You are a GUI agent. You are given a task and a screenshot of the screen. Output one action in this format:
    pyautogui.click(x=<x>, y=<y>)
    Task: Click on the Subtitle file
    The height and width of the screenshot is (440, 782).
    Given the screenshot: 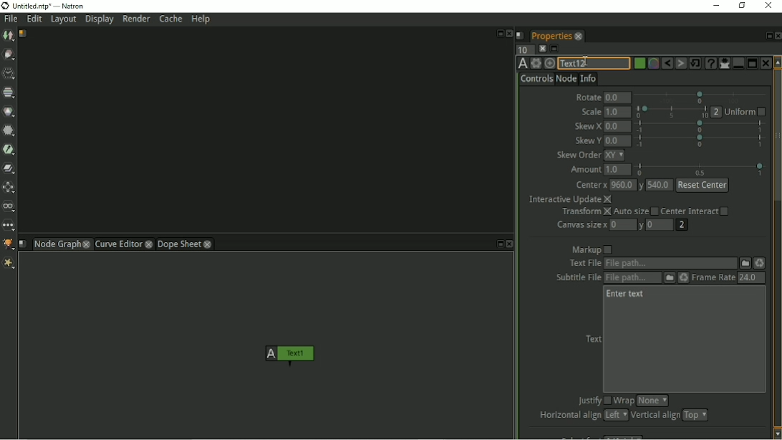 What is the action you would take?
    pyautogui.click(x=575, y=278)
    